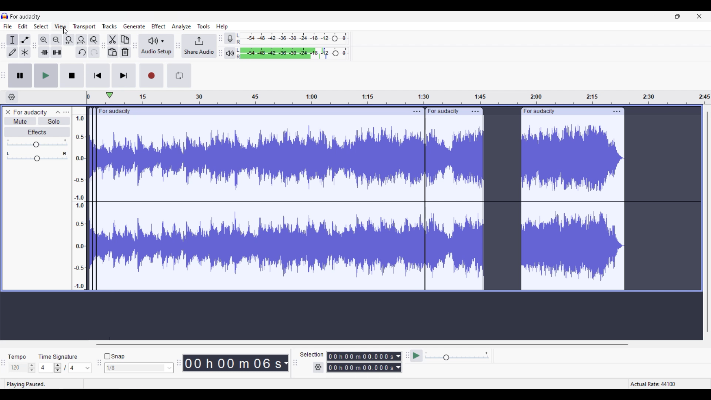 The height and width of the screenshot is (400, 711). Describe the element at coordinates (139, 368) in the screenshot. I see `Snap list` at that location.